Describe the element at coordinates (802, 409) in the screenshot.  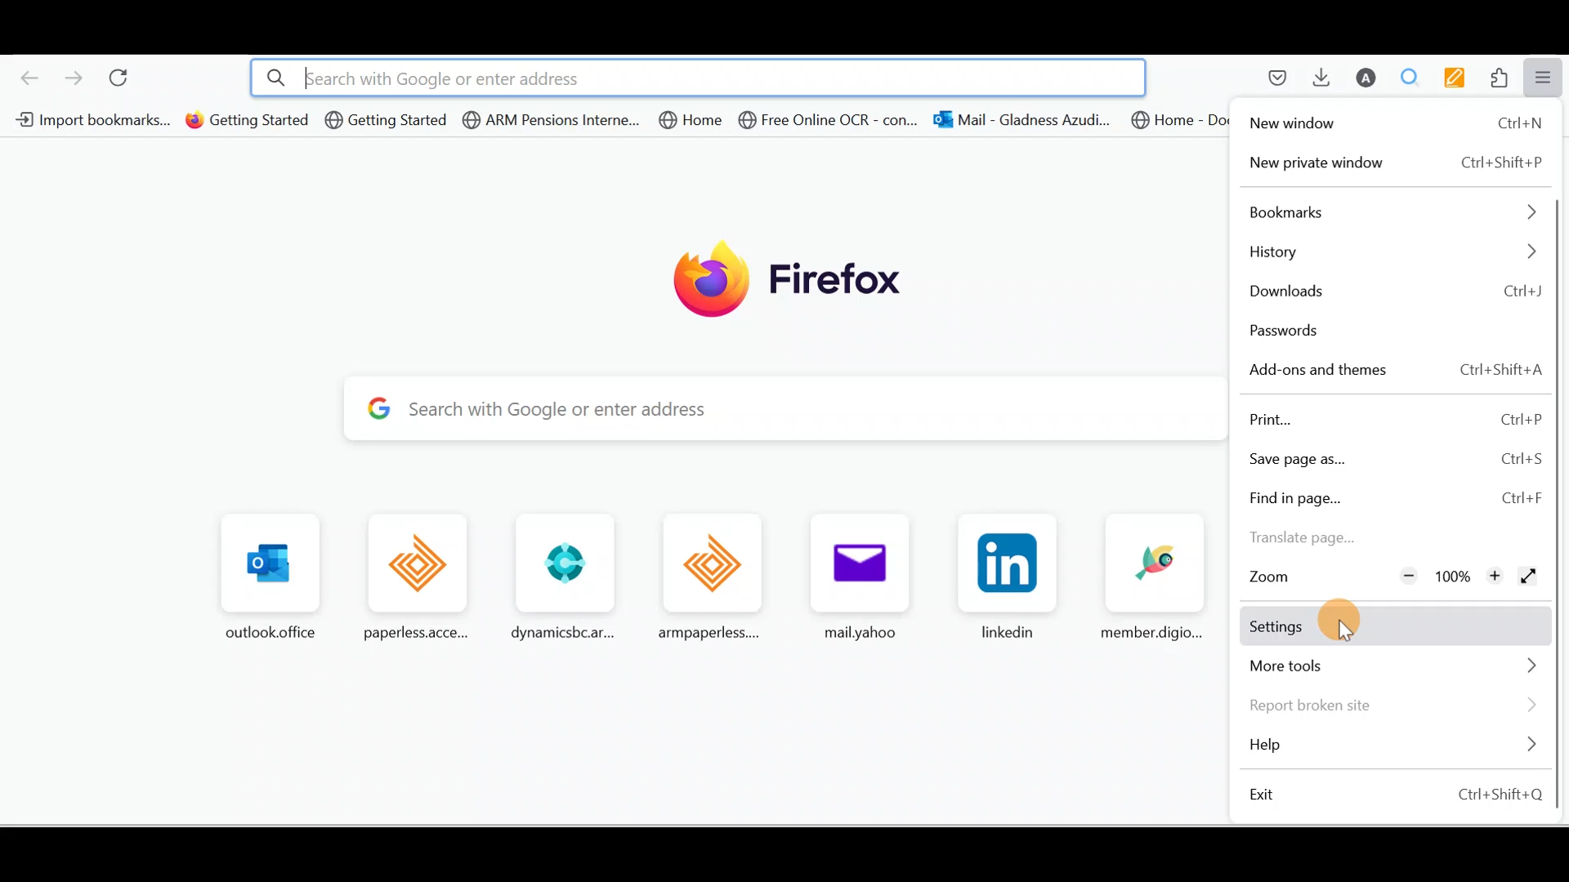
I see `Search with Google or enter address` at that location.